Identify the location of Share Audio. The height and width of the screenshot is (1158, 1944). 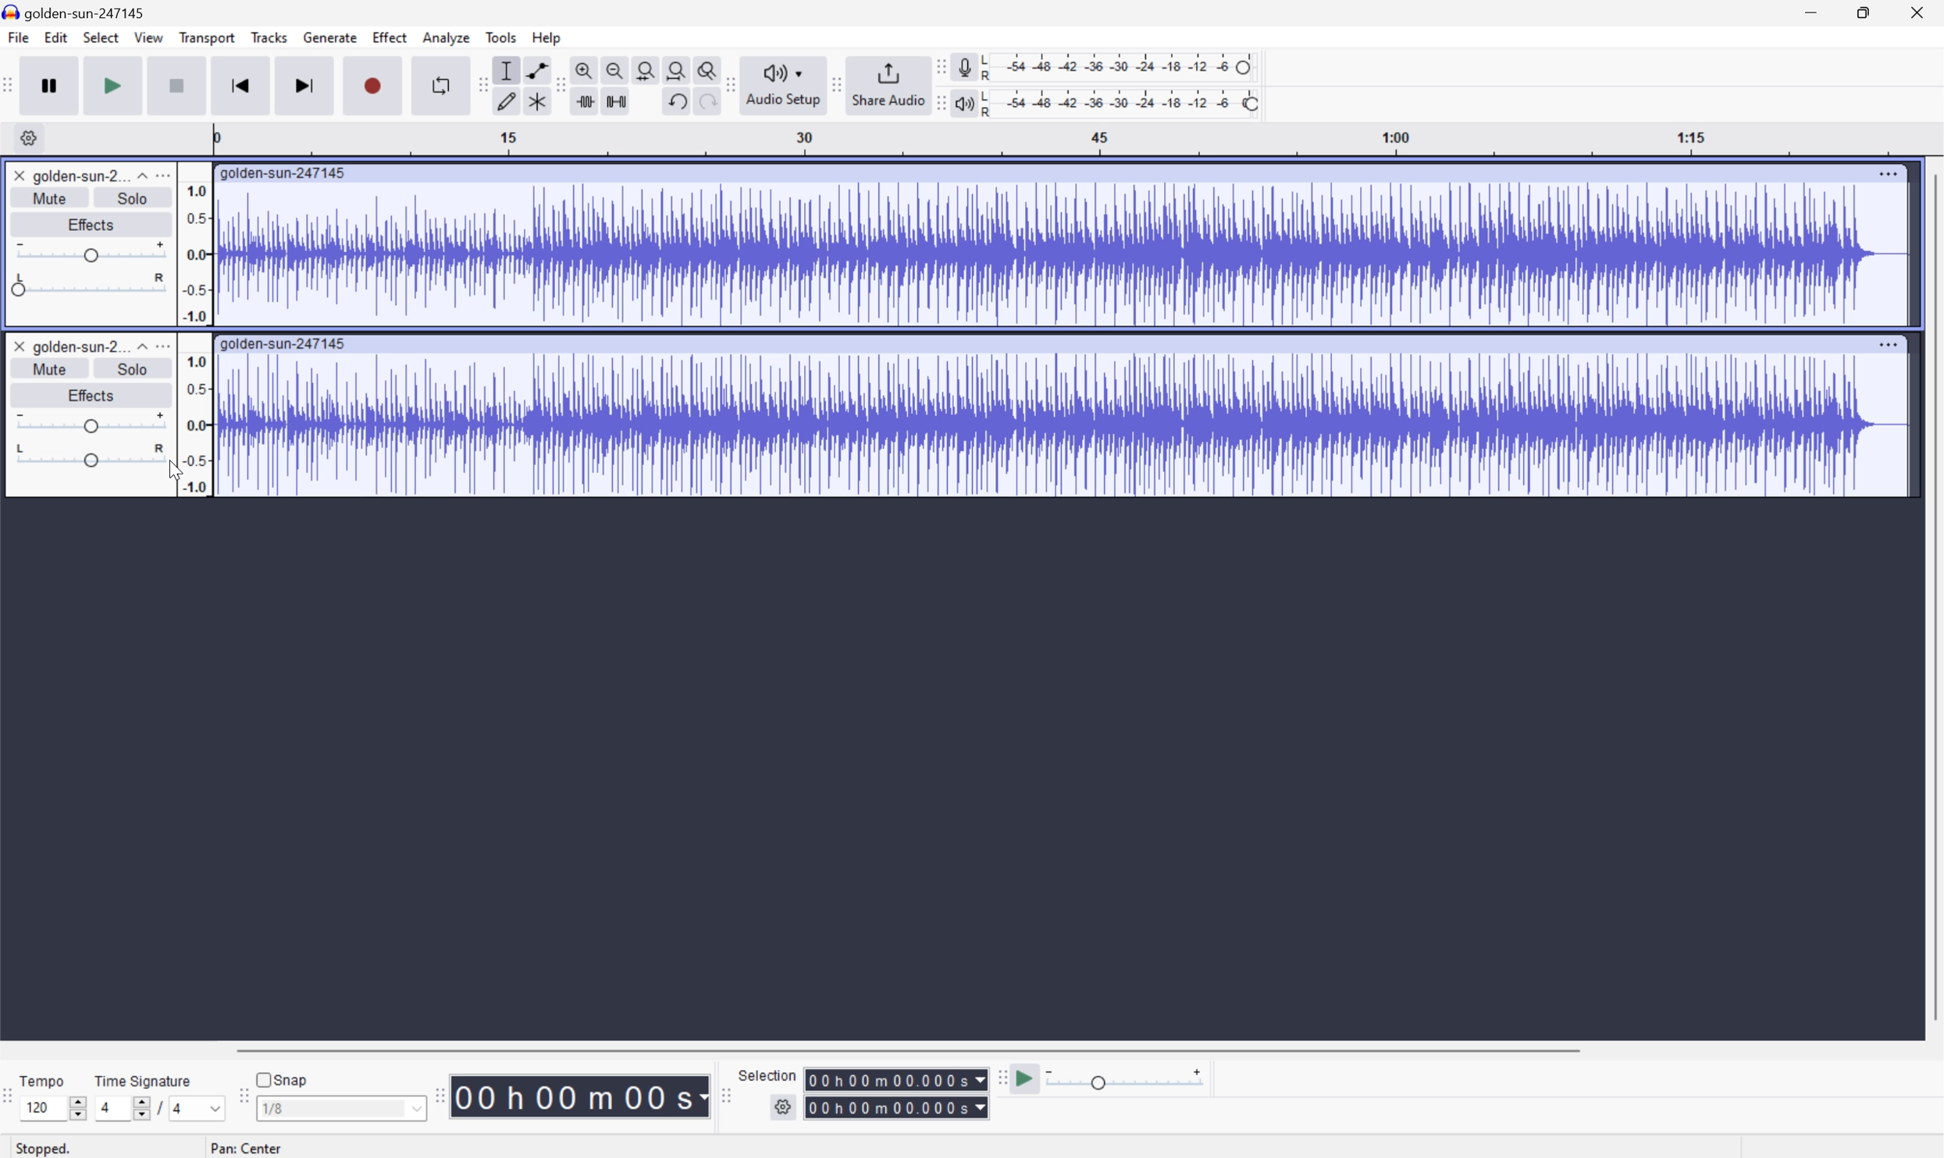
(884, 82).